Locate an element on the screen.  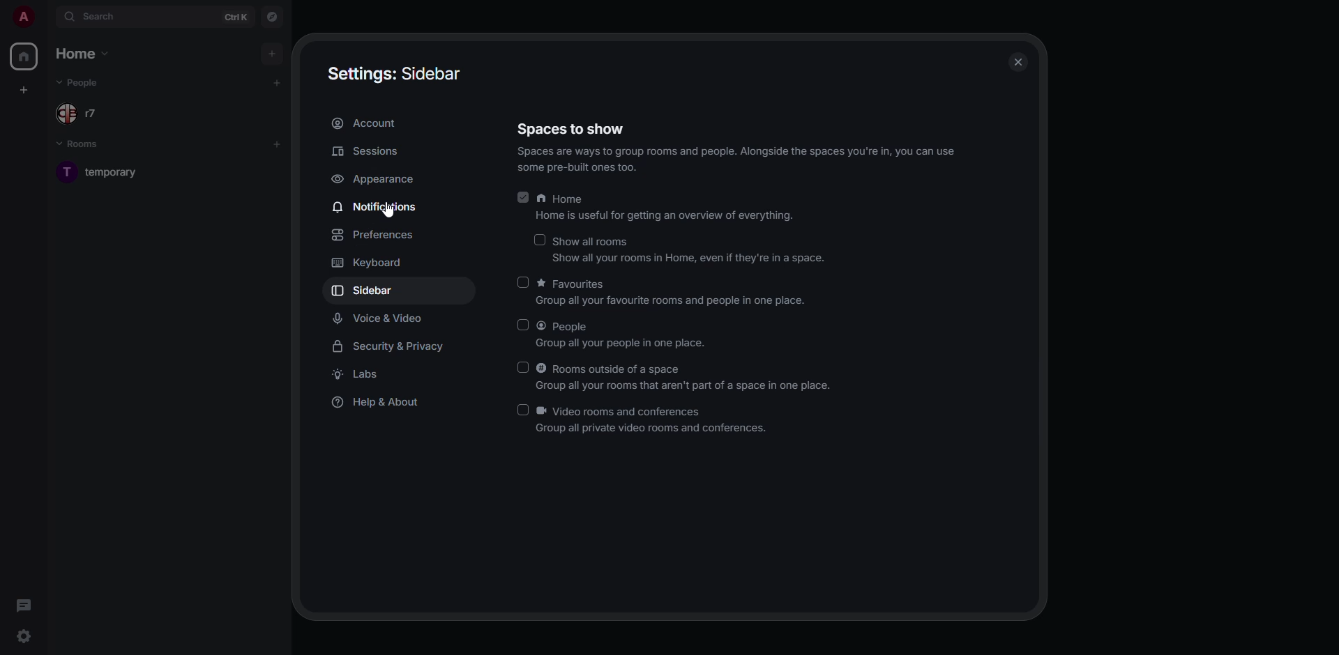
account is located at coordinates (370, 124).